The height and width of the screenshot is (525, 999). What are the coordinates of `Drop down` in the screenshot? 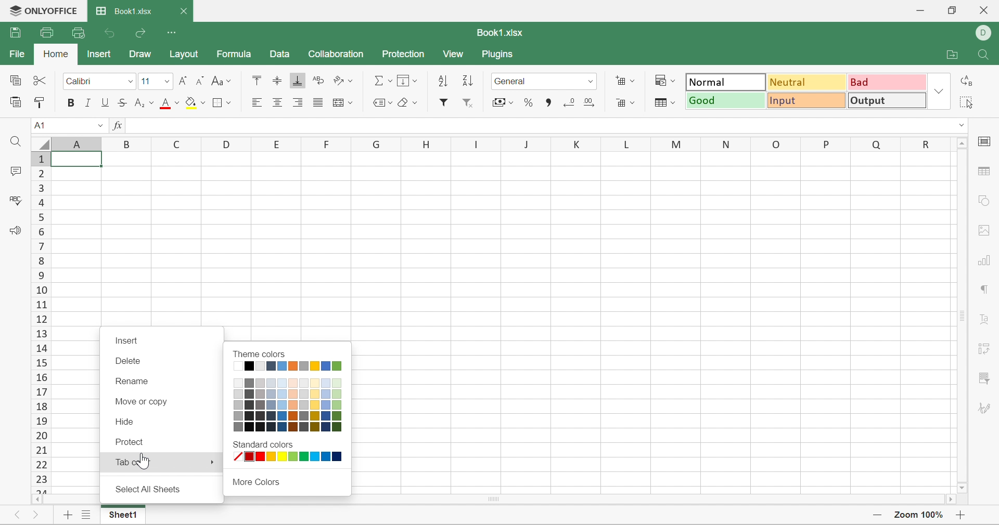 It's located at (962, 125).